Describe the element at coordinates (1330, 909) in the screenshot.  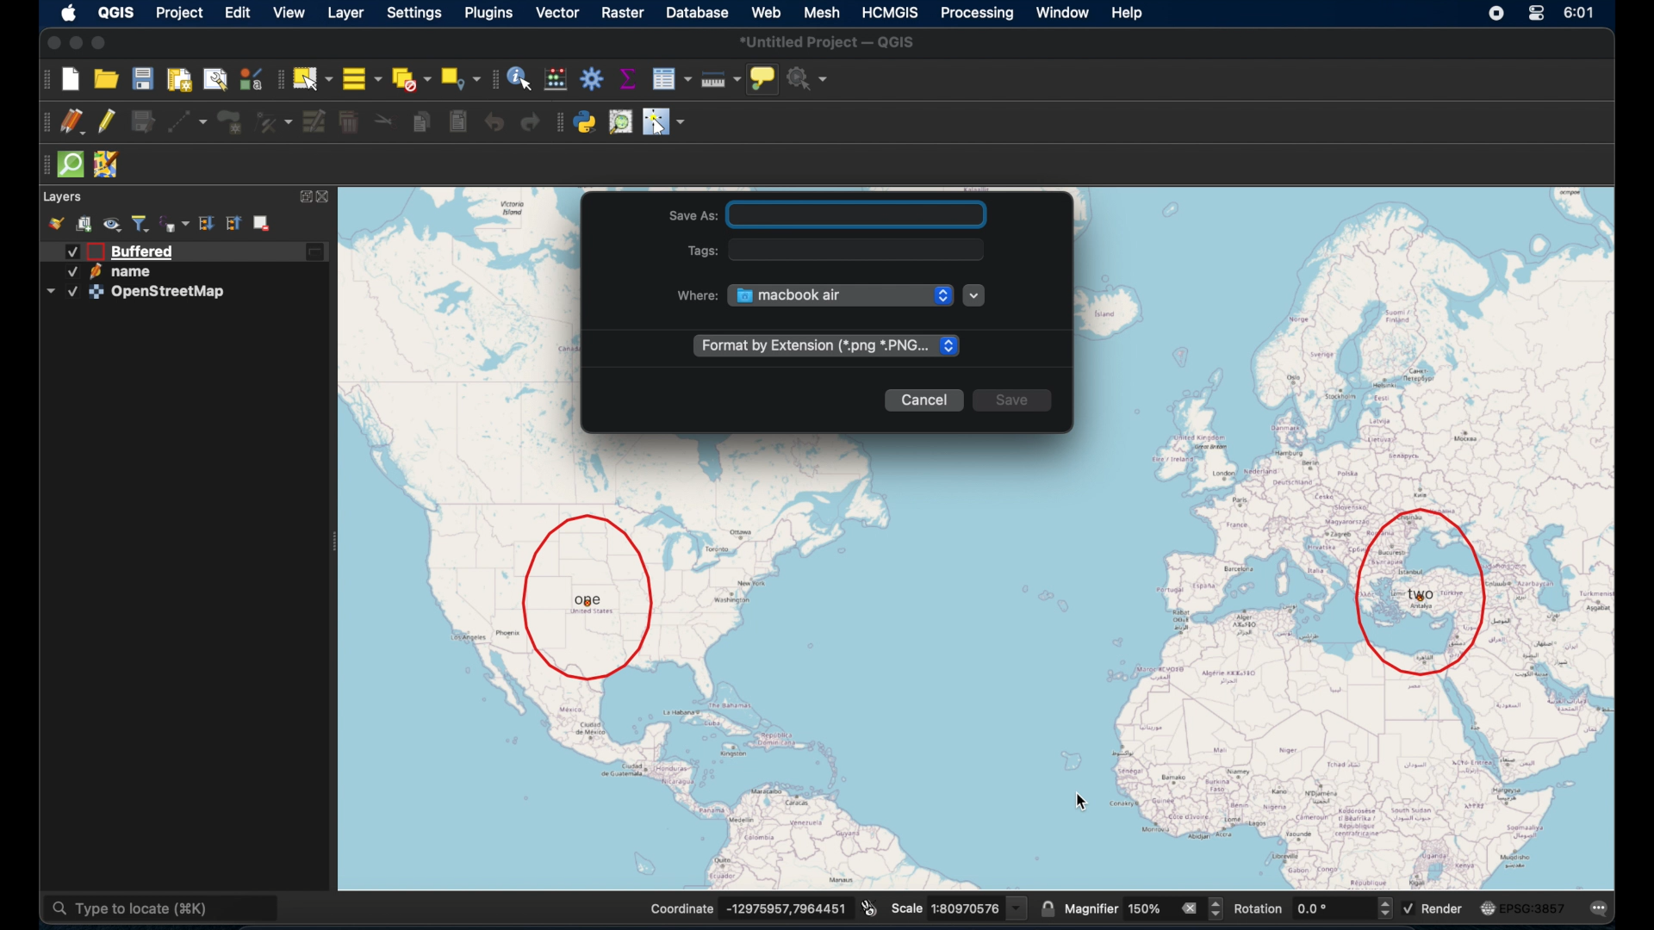
I see `rotation input value` at that location.